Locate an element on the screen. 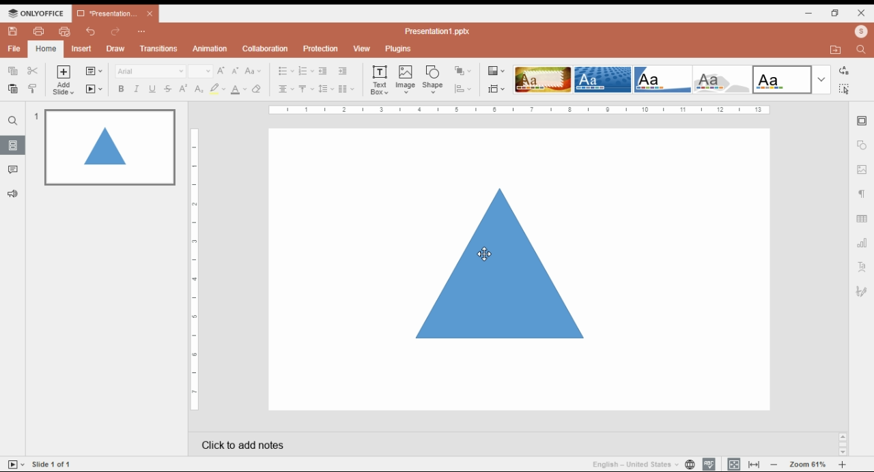 The image size is (874, 472). color theme 5 is located at coordinates (782, 79).